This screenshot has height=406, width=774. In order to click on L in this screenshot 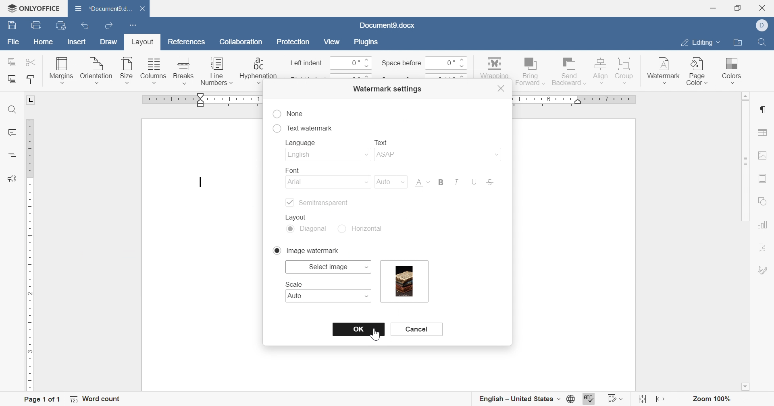, I will do `click(32, 100)`.